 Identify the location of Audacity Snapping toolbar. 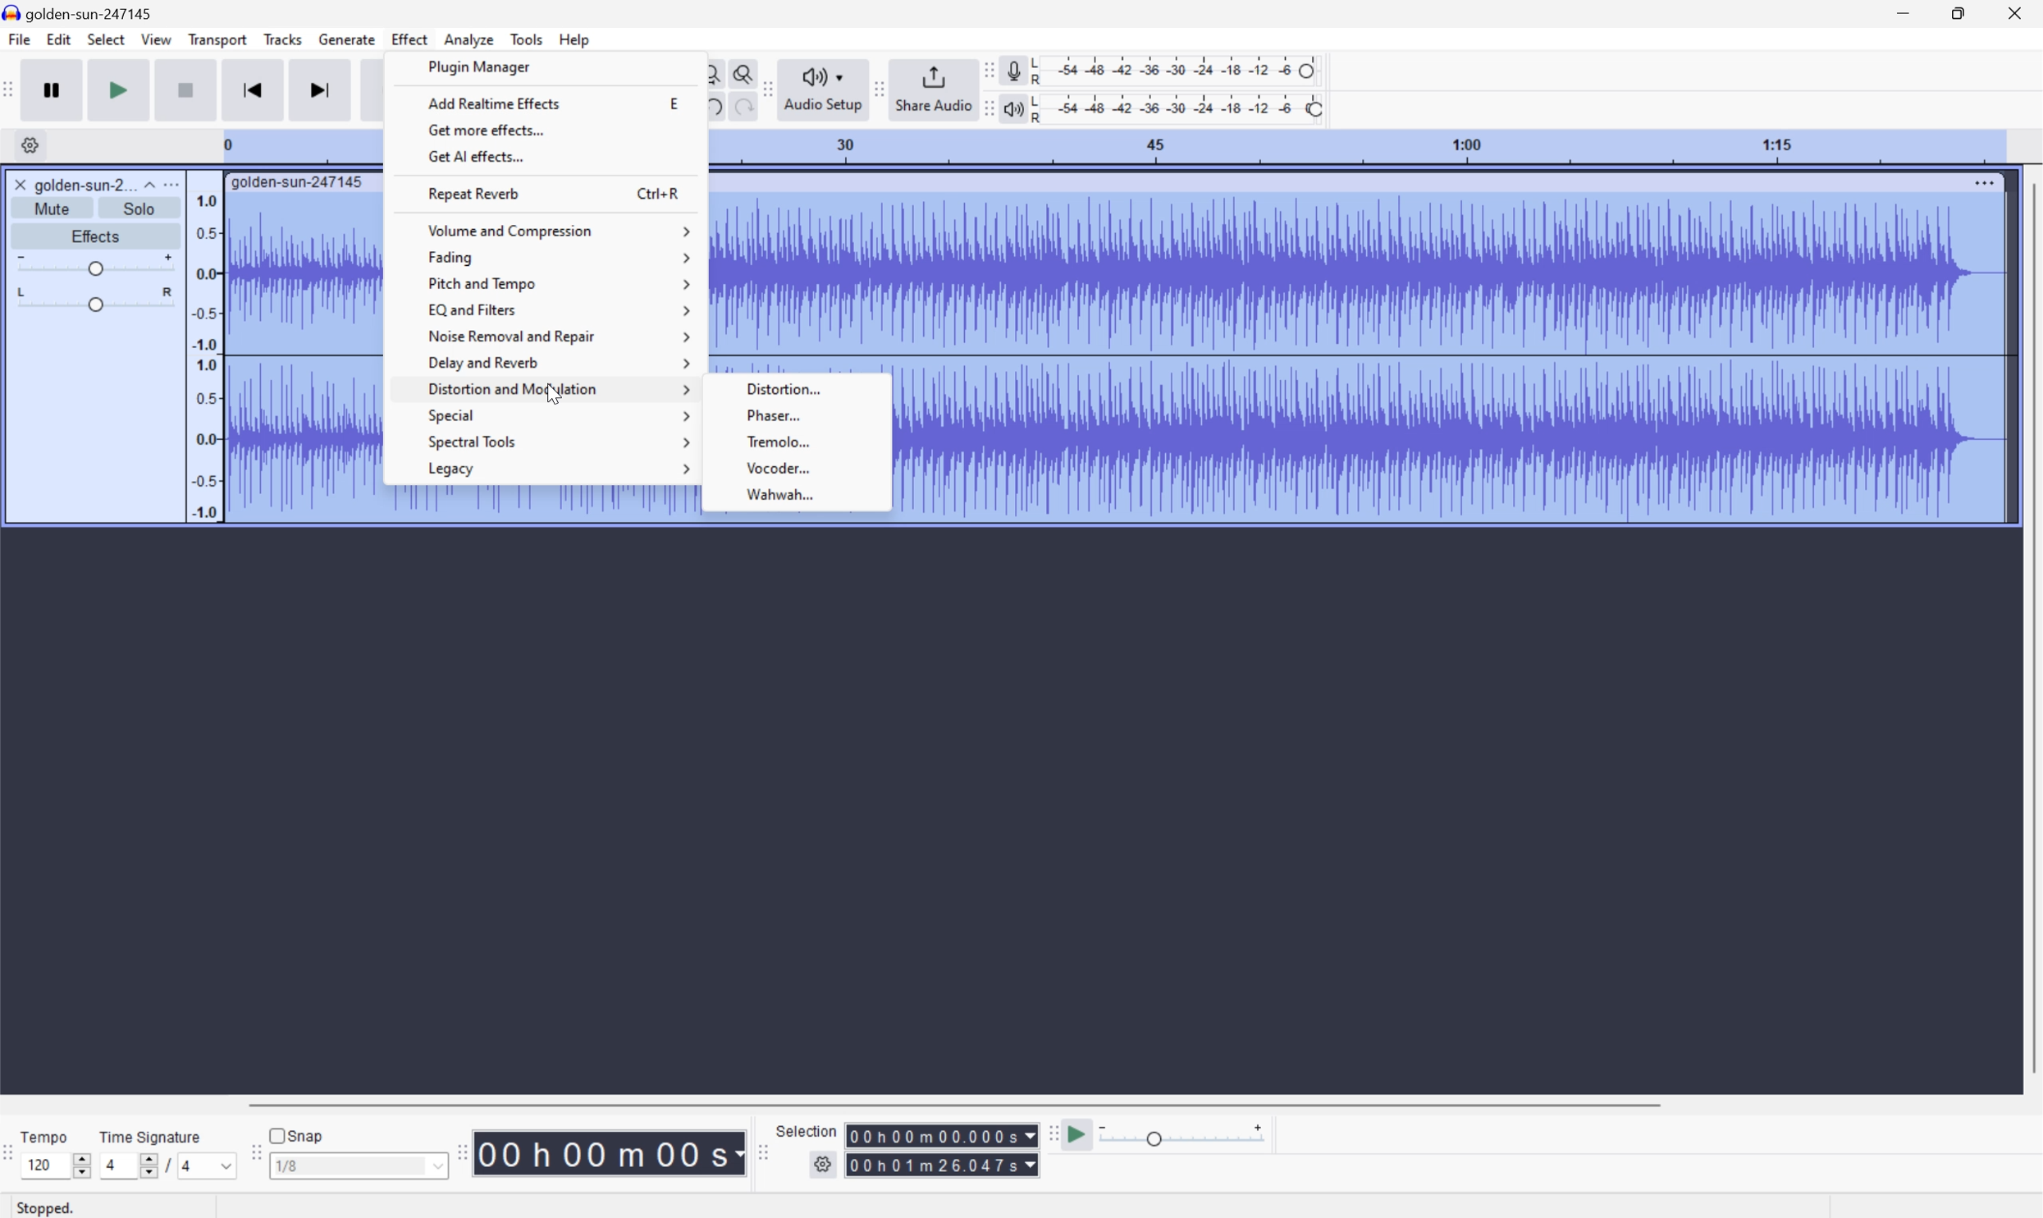
(254, 1155).